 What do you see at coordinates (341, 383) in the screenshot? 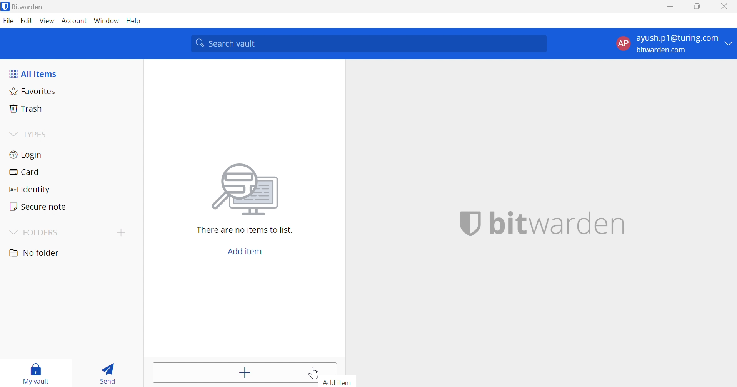
I see `Add item` at bounding box center [341, 383].